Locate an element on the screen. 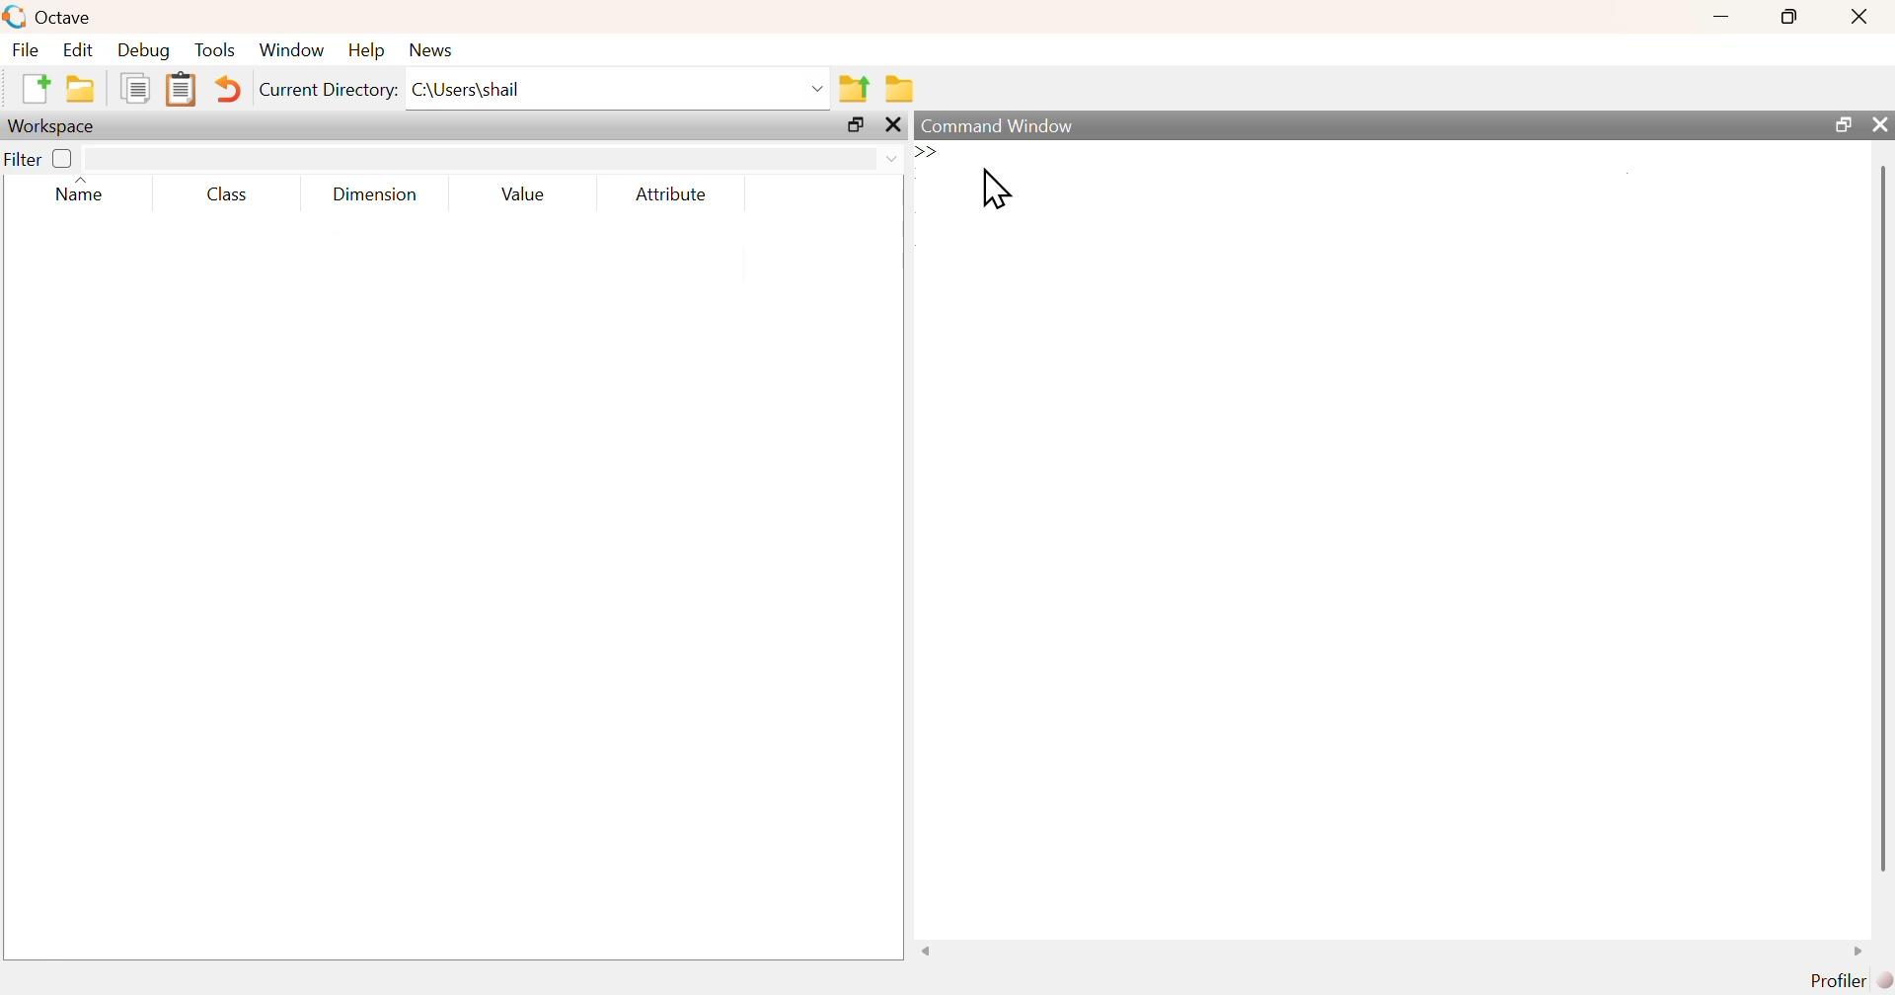 This screenshot has height=995, width=1895. cursor is located at coordinates (995, 190).